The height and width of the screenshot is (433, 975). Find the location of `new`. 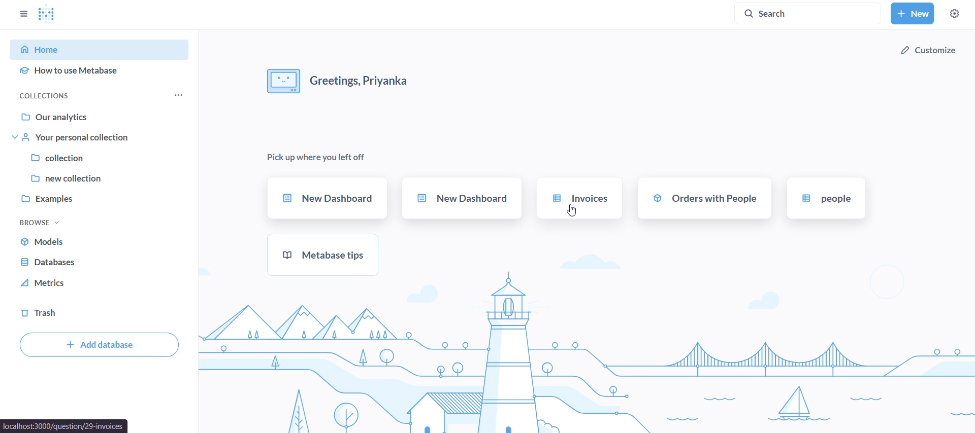

new is located at coordinates (912, 12).